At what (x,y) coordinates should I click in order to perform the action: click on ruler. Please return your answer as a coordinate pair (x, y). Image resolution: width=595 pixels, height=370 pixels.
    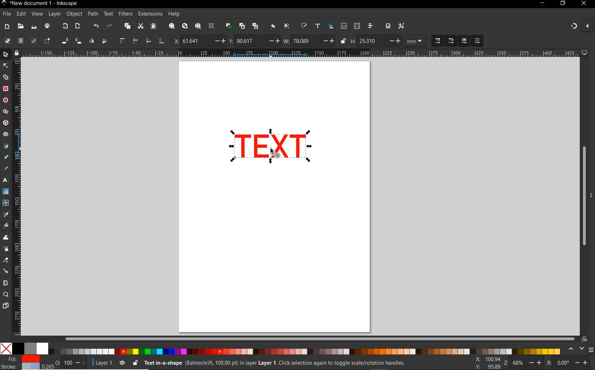
    Looking at the image, I should click on (301, 54).